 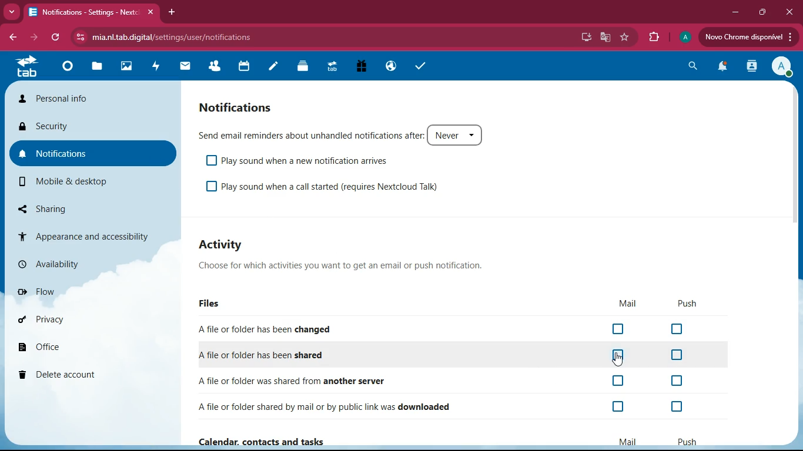 What do you see at coordinates (330, 68) in the screenshot?
I see `tab` at bounding box center [330, 68].